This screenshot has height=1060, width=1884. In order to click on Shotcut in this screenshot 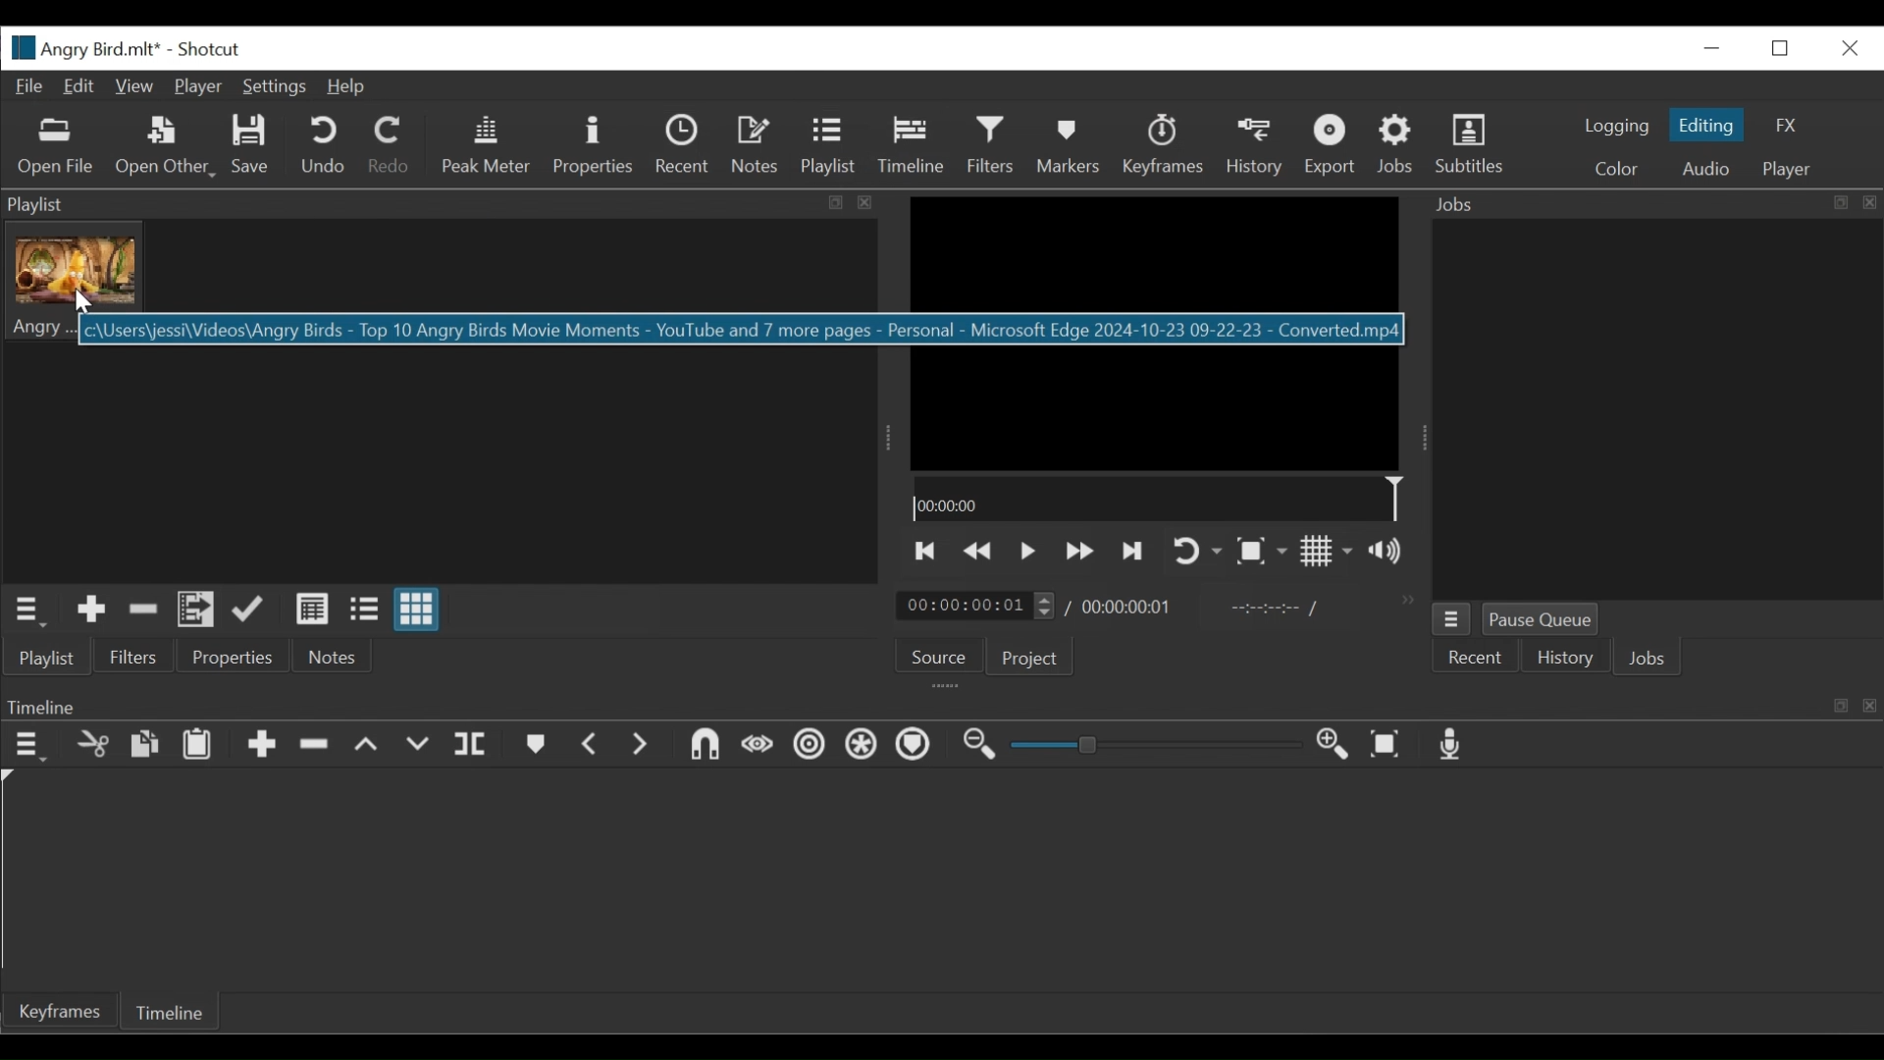, I will do `click(210, 50)`.